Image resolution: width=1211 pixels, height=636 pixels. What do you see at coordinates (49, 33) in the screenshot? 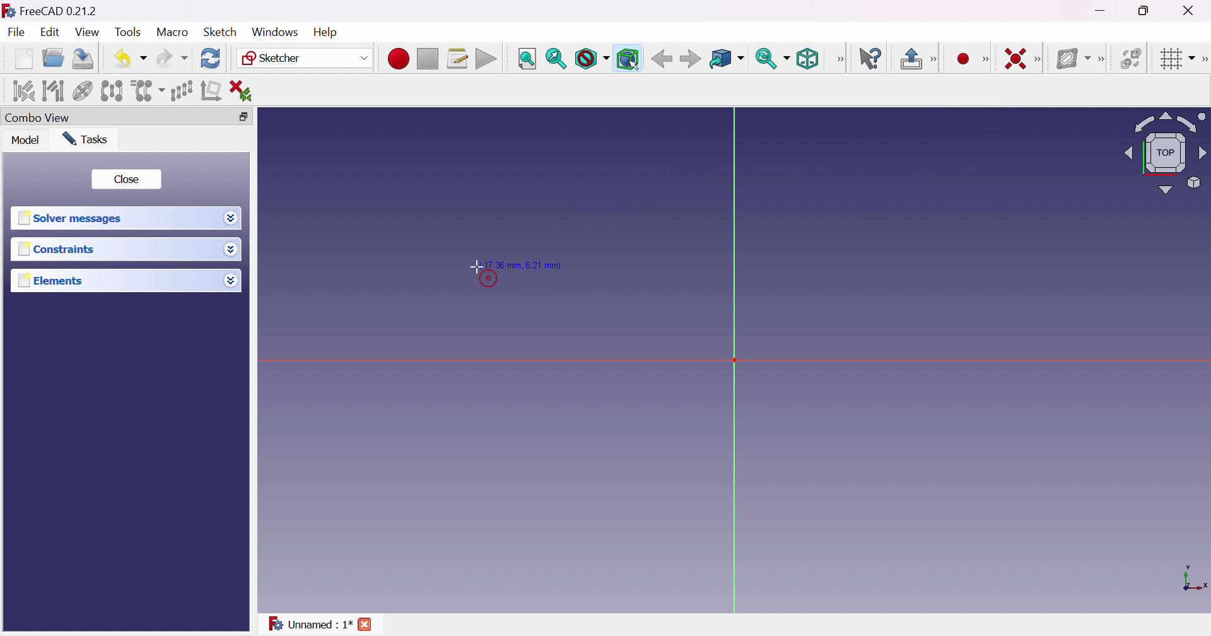
I see `Edit` at bounding box center [49, 33].